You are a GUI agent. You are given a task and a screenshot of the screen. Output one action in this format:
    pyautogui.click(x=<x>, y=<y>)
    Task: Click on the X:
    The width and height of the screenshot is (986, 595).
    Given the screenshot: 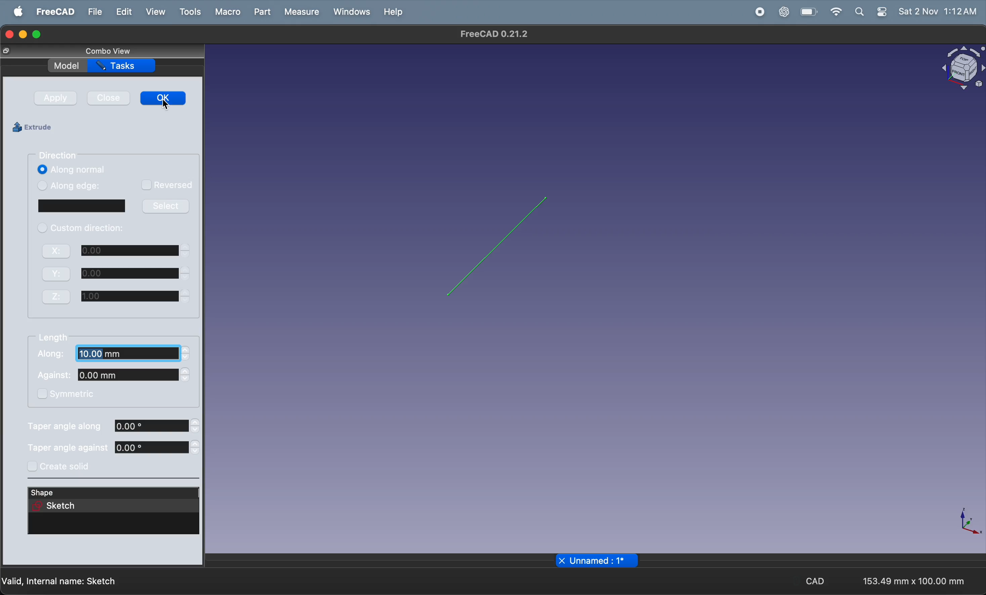 What is the action you would take?
    pyautogui.click(x=56, y=251)
    